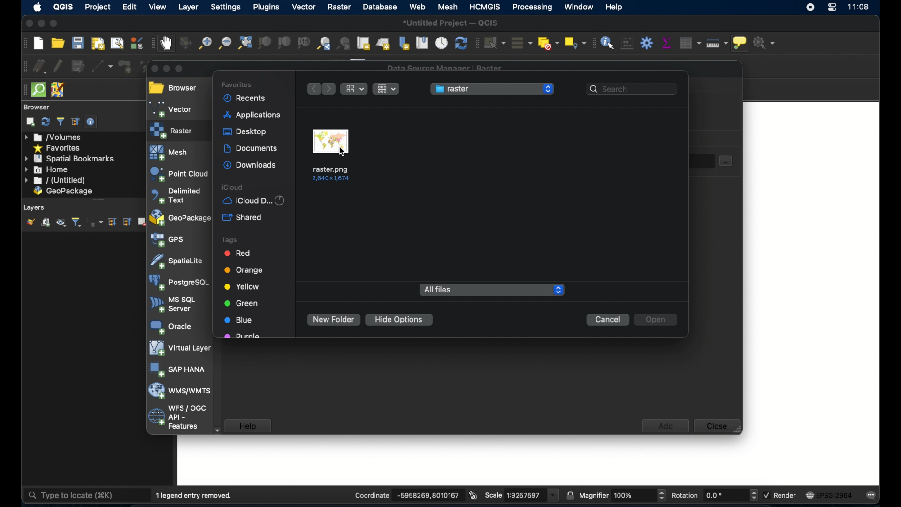  Describe the element at coordinates (235, 83) in the screenshot. I see `favorites` at that location.